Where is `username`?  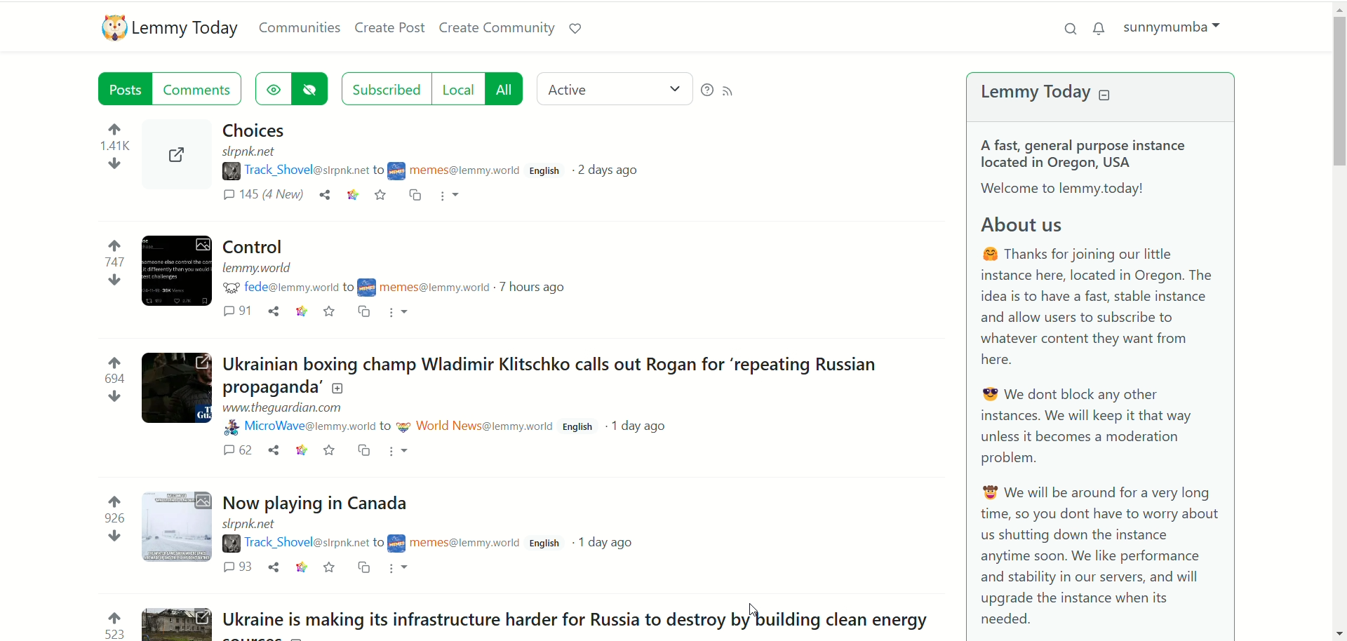
username is located at coordinates (290, 171).